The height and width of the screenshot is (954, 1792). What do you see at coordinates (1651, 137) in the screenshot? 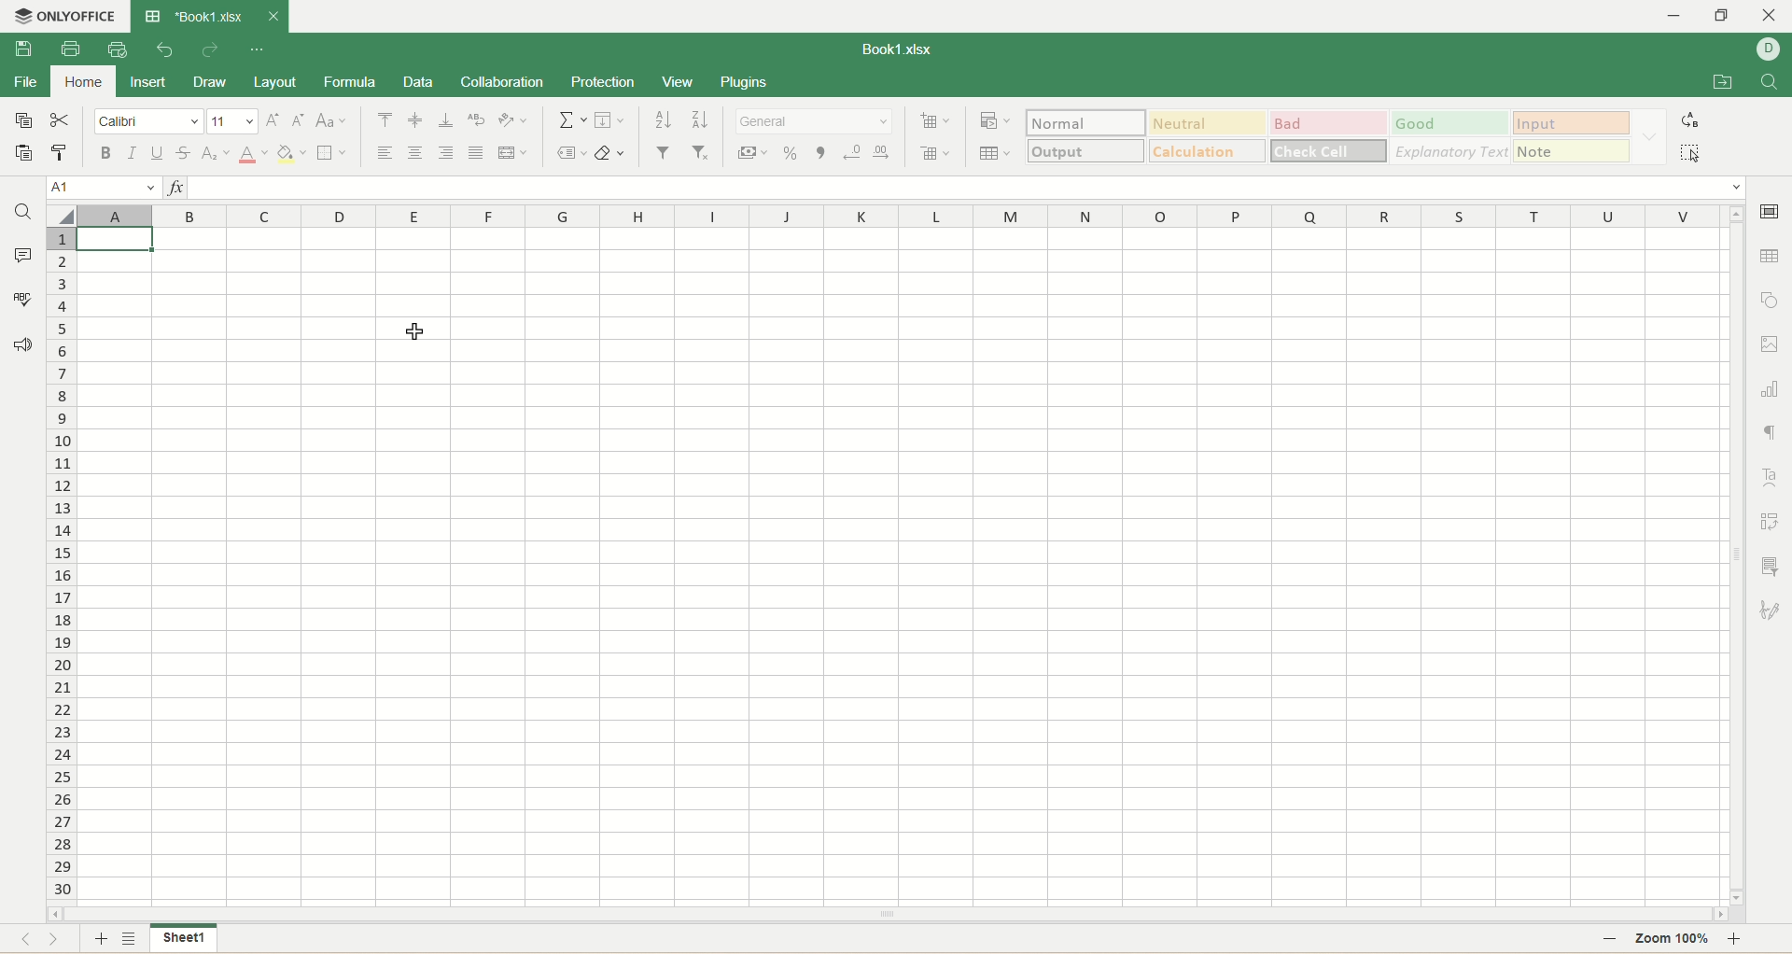
I see `formatting options` at bounding box center [1651, 137].